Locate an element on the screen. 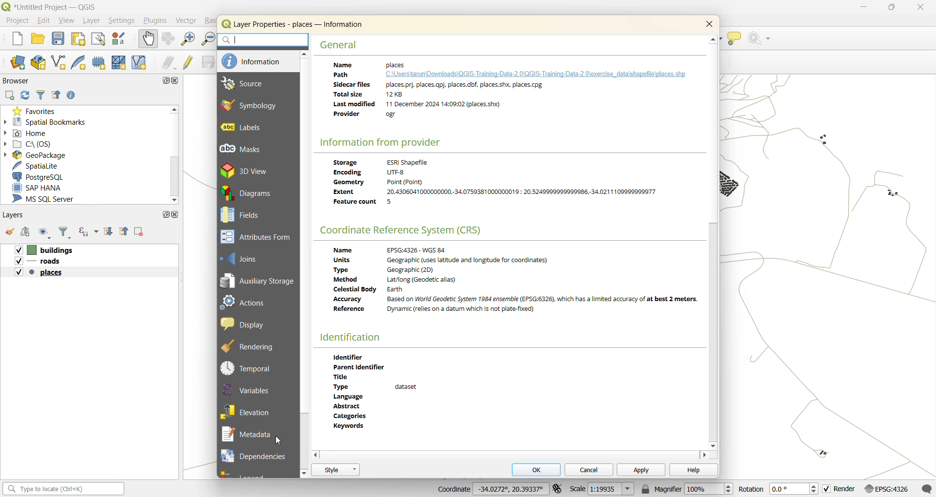 The height and width of the screenshot is (497, 936). project is located at coordinates (18, 20).